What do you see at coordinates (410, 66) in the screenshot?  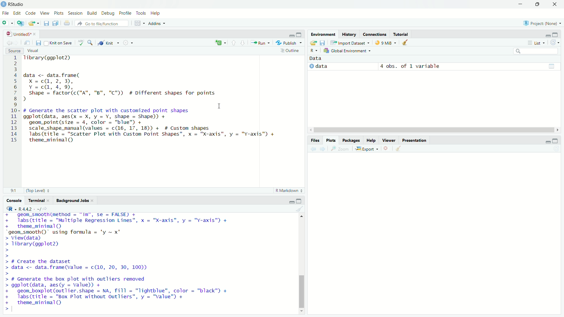 I see `4 obs. of 1 variable` at bounding box center [410, 66].